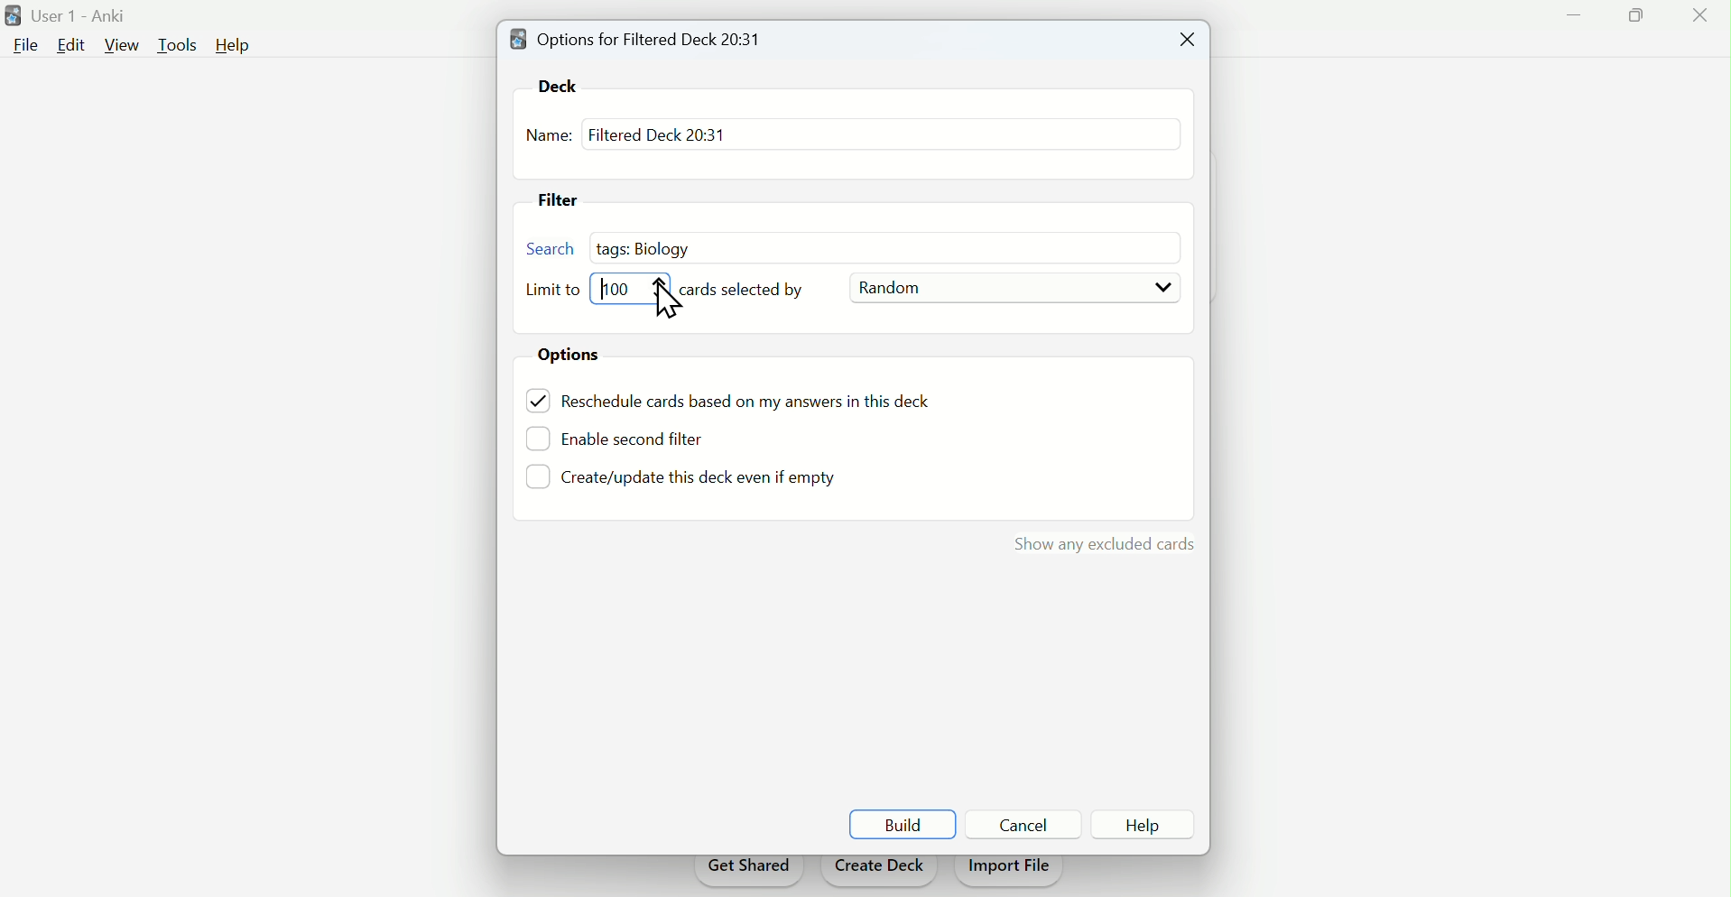  What do you see at coordinates (69, 44) in the screenshot?
I see `Edit` at bounding box center [69, 44].